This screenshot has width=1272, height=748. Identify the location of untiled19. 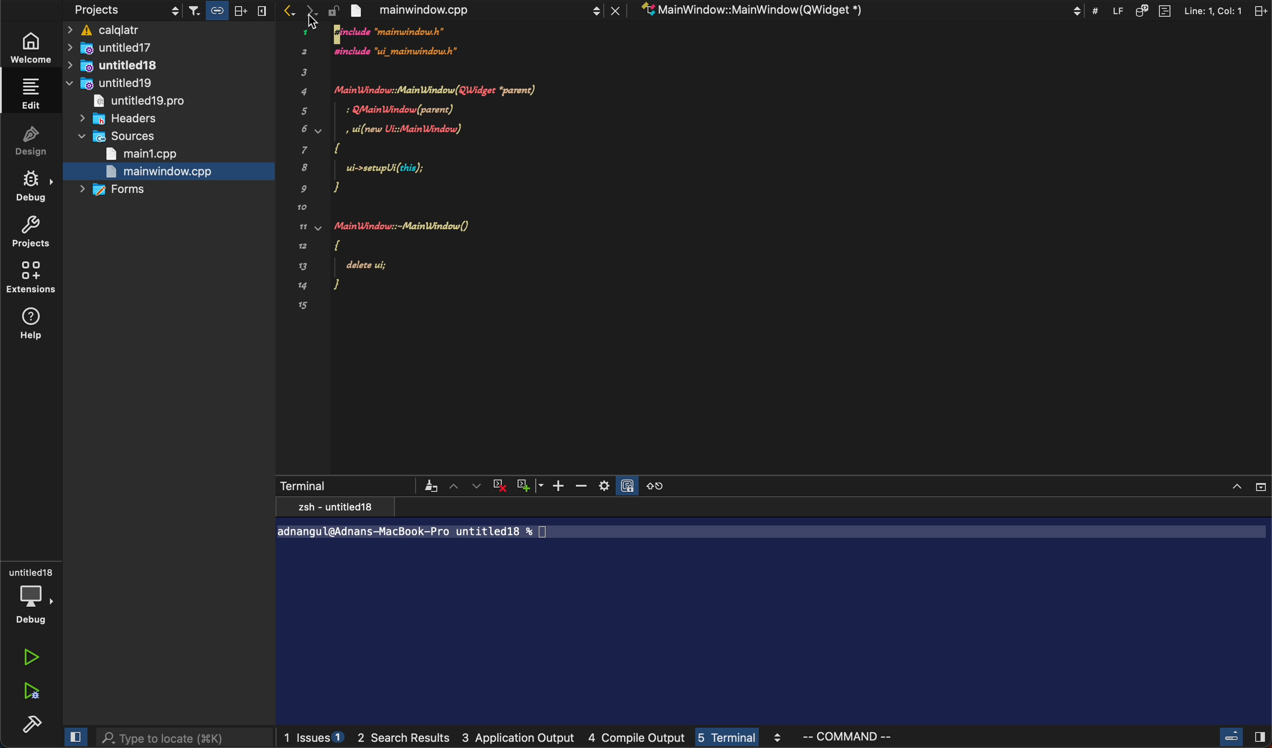
(115, 84).